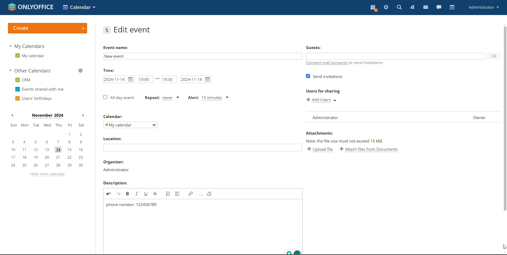 Image resolution: width=507 pixels, height=255 pixels. What do you see at coordinates (484, 7) in the screenshot?
I see `profile` at bounding box center [484, 7].